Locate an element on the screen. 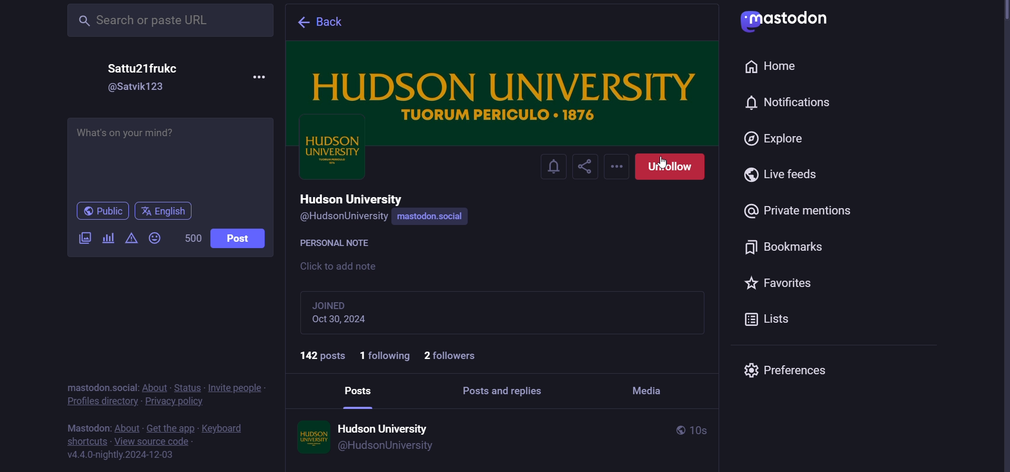 This screenshot has width=1010, height=472. view source code is located at coordinates (153, 442).